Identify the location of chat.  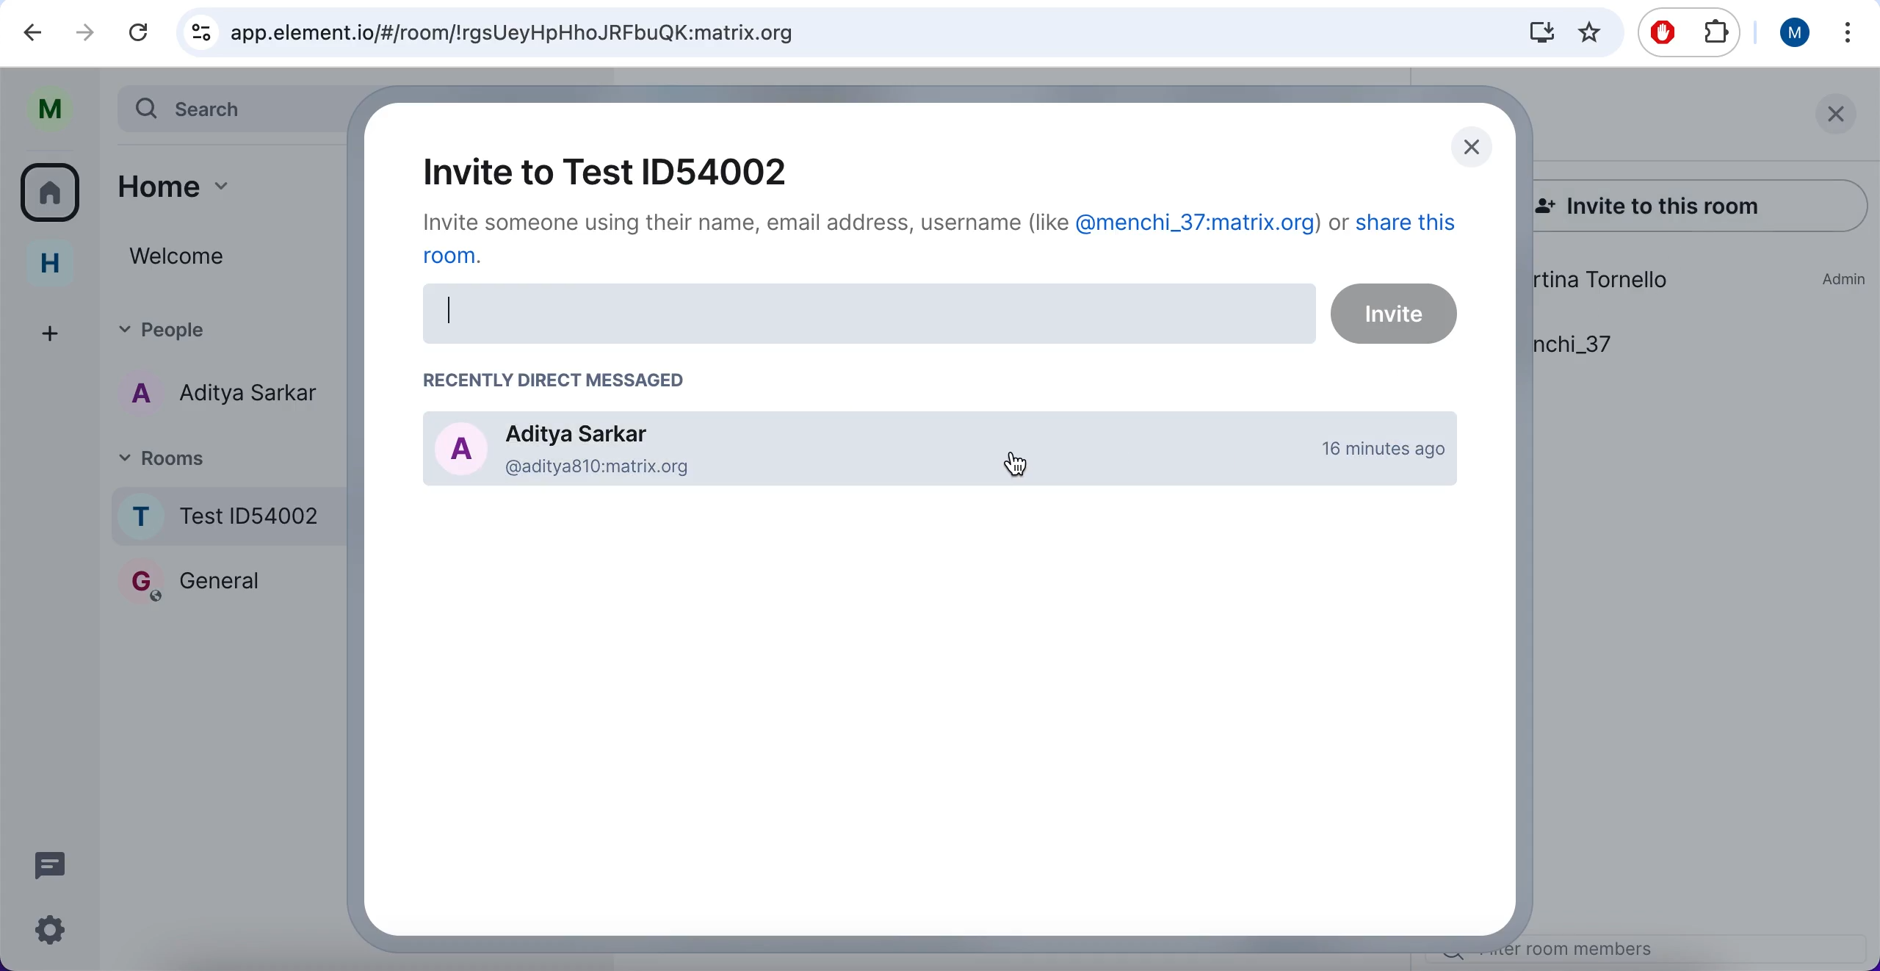
(57, 863).